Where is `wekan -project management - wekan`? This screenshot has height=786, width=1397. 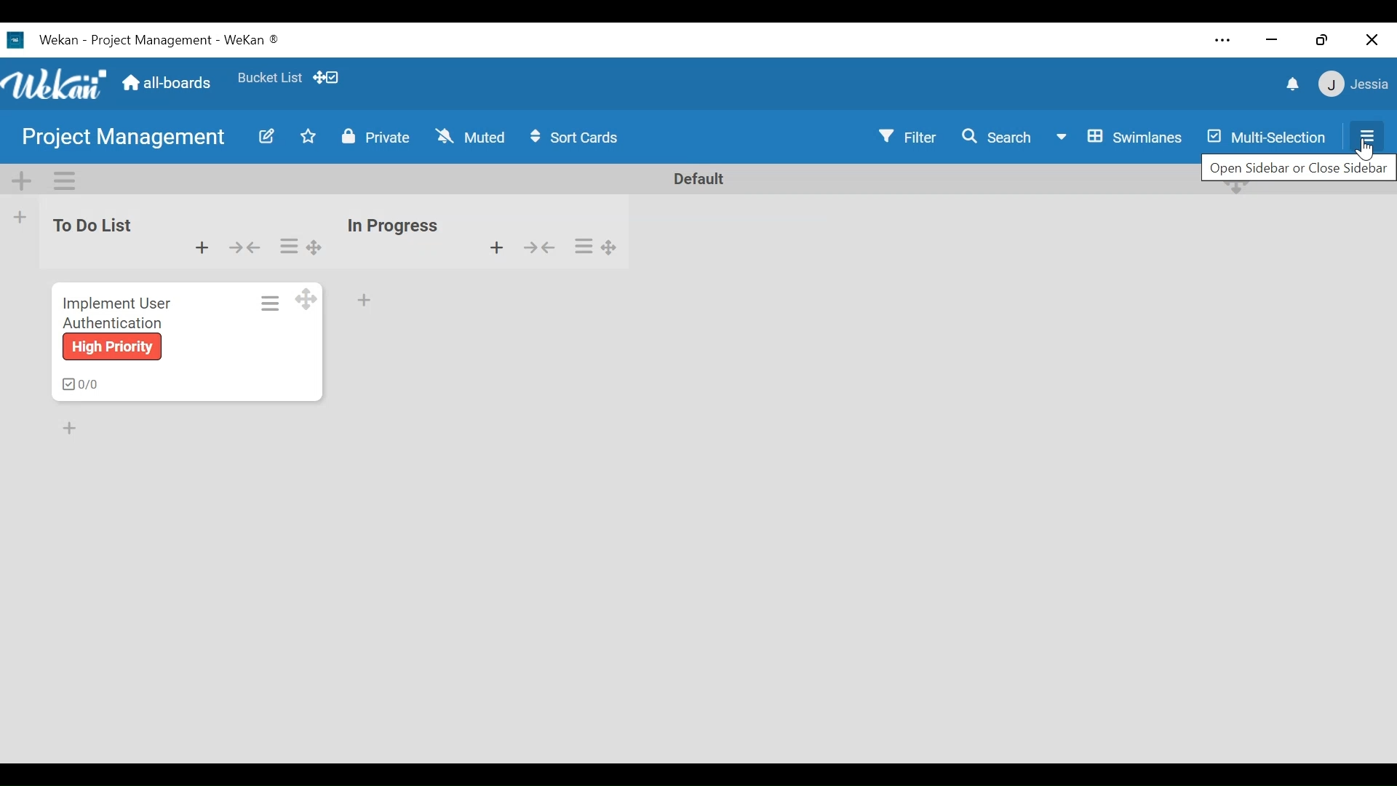
wekan -project management - wekan is located at coordinates (162, 38).